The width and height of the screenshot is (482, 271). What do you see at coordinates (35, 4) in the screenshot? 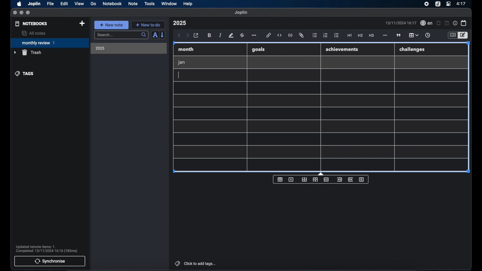
I see `Joplin` at bounding box center [35, 4].